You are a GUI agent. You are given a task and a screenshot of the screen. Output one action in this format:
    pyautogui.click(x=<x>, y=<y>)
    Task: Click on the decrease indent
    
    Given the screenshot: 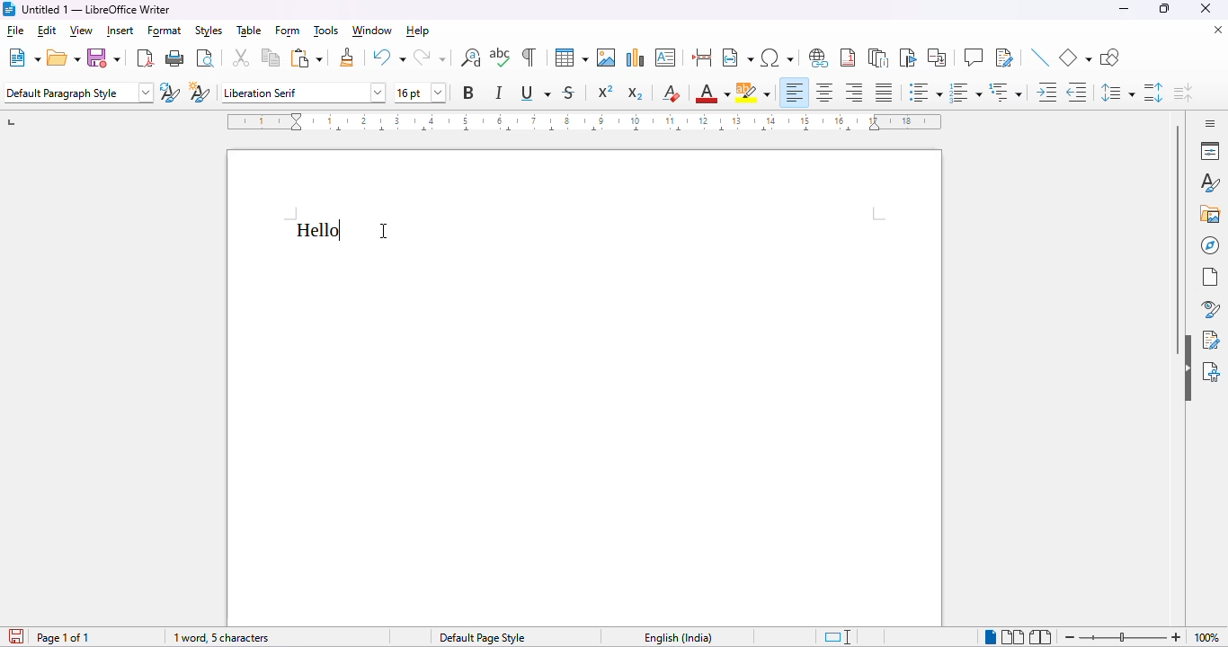 What is the action you would take?
    pyautogui.click(x=1077, y=93)
    